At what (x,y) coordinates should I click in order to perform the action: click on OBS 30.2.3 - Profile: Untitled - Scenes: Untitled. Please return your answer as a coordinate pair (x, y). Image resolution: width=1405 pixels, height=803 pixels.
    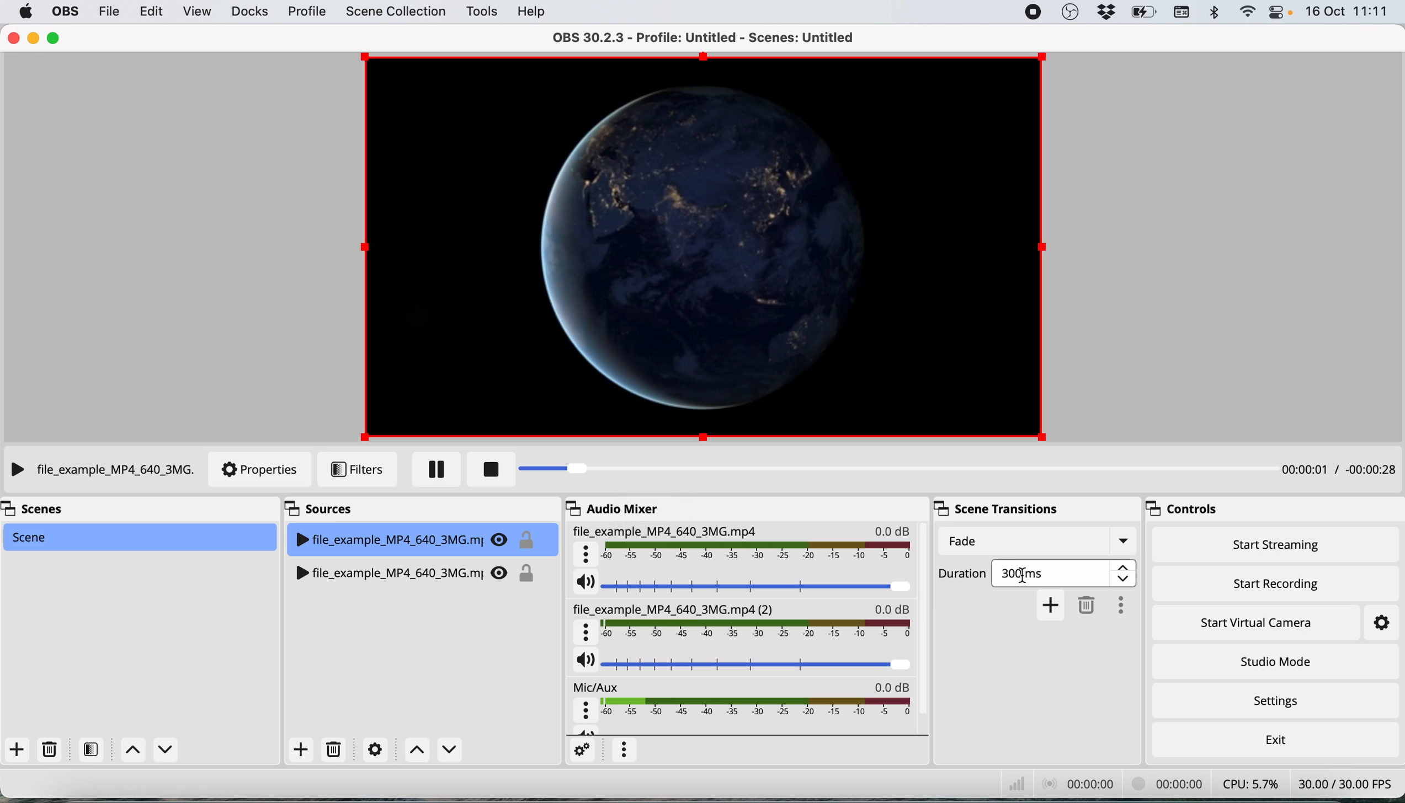
    Looking at the image, I should click on (698, 39).